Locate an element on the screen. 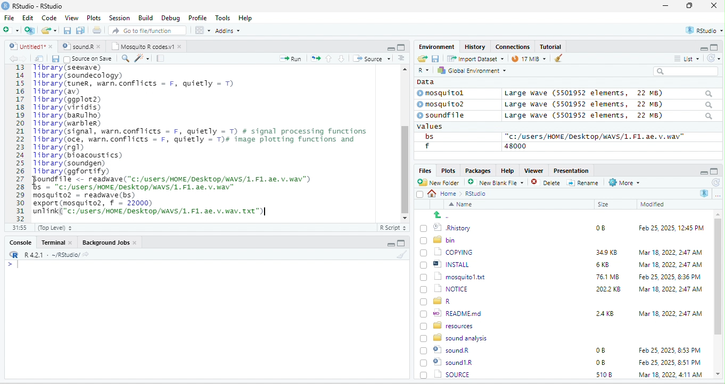 The width and height of the screenshot is (725, 384). Modified is located at coordinates (653, 204).